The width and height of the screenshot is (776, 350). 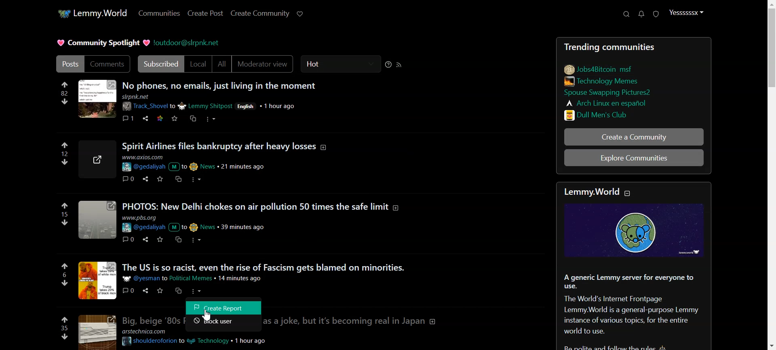 What do you see at coordinates (634, 137) in the screenshot?
I see `Create a Community` at bounding box center [634, 137].